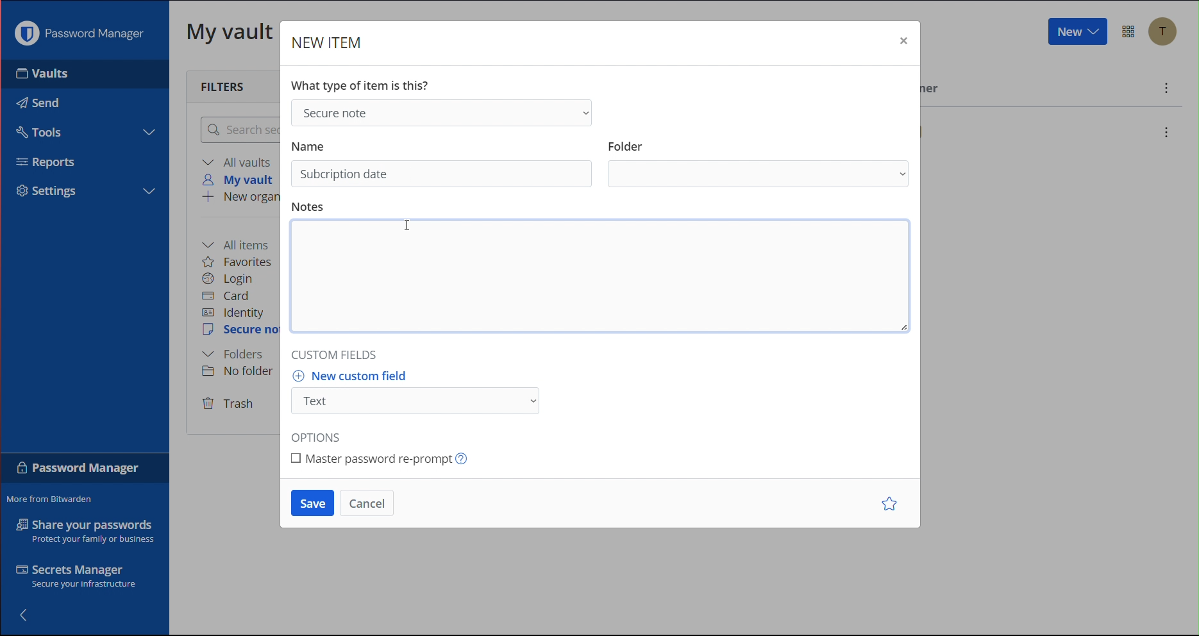 The width and height of the screenshot is (1199, 636). What do you see at coordinates (345, 174) in the screenshot?
I see `Subscription date` at bounding box center [345, 174].